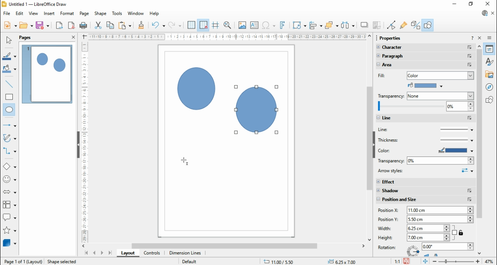 Image resolution: width=497 pixels, height=265 pixels. Describe the element at coordinates (440, 161) in the screenshot. I see `0%` at that location.